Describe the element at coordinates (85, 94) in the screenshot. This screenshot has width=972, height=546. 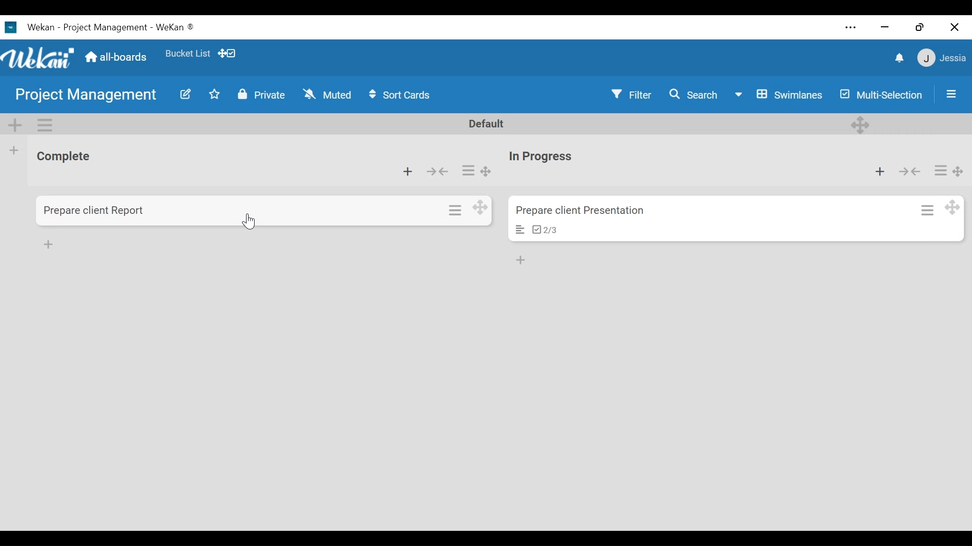
I see `Board Title` at that location.